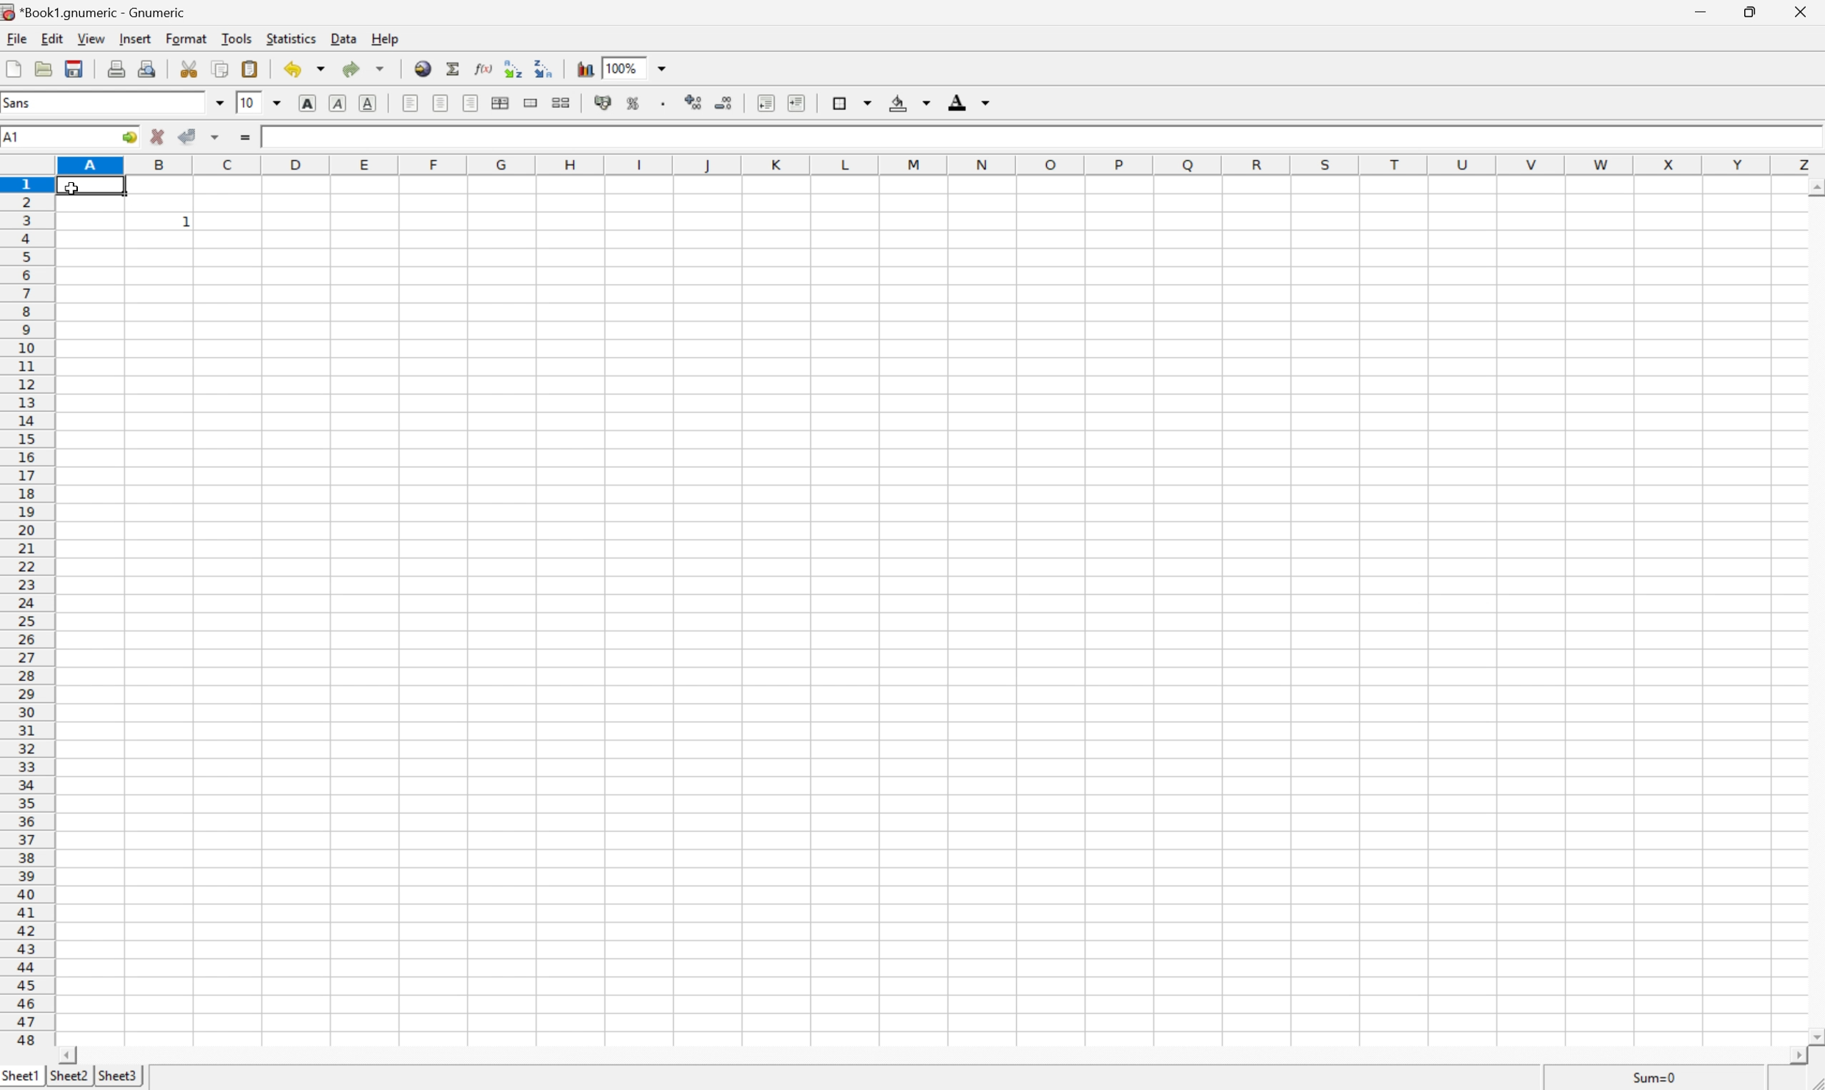  I want to click on sort the selected region in descending order based on the first column selected , so click(547, 68).